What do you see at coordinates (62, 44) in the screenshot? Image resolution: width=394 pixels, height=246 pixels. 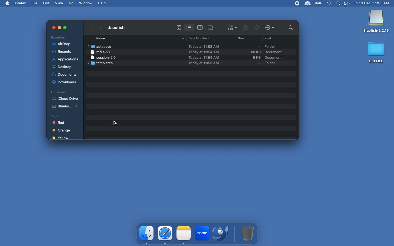 I see `airdrop` at bounding box center [62, 44].